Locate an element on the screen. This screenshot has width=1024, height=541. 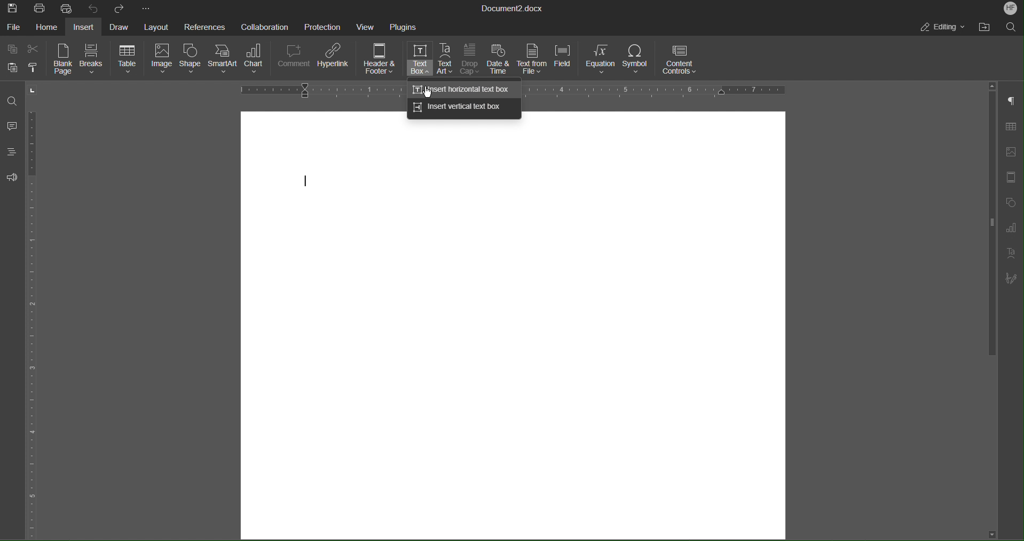
Print is located at coordinates (41, 7).